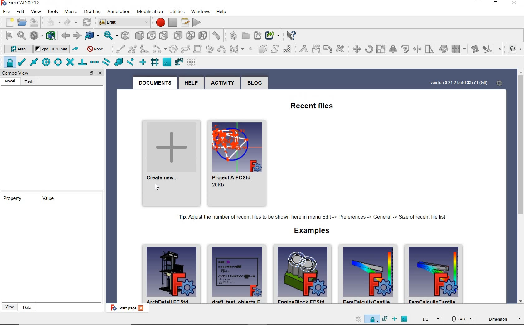 This screenshot has width=524, height=325. Describe the element at coordinates (500, 81) in the screenshot. I see `settings` at that location.